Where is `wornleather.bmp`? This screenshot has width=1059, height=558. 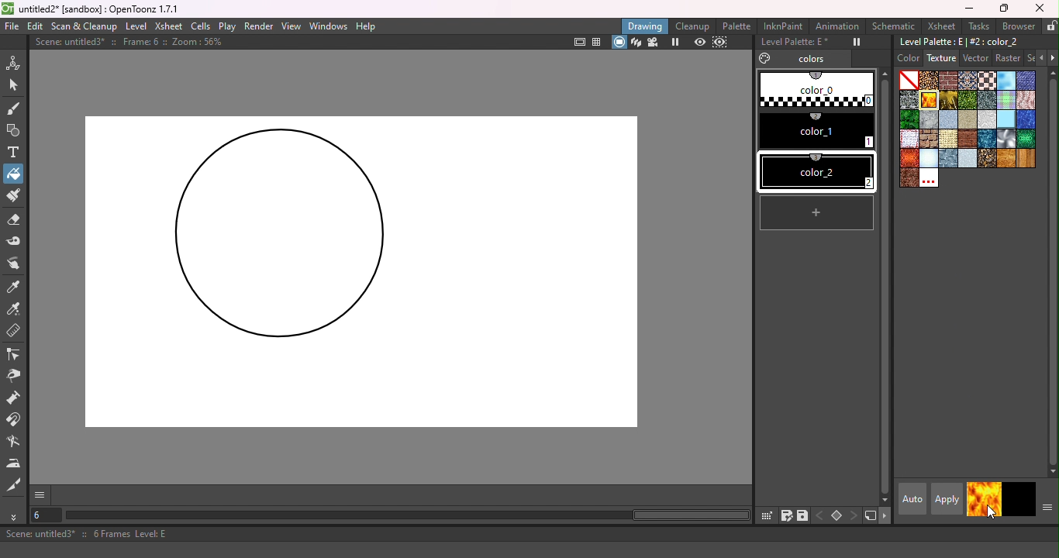
wornleather.bmp is located at coordinates (910, 179).